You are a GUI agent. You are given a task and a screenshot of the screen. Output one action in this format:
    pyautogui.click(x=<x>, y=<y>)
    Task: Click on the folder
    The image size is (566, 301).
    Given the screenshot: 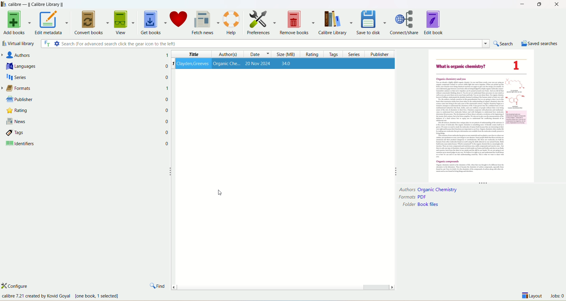 What is the action you would take?
    pyautogui.click(x=420, y=204)
    